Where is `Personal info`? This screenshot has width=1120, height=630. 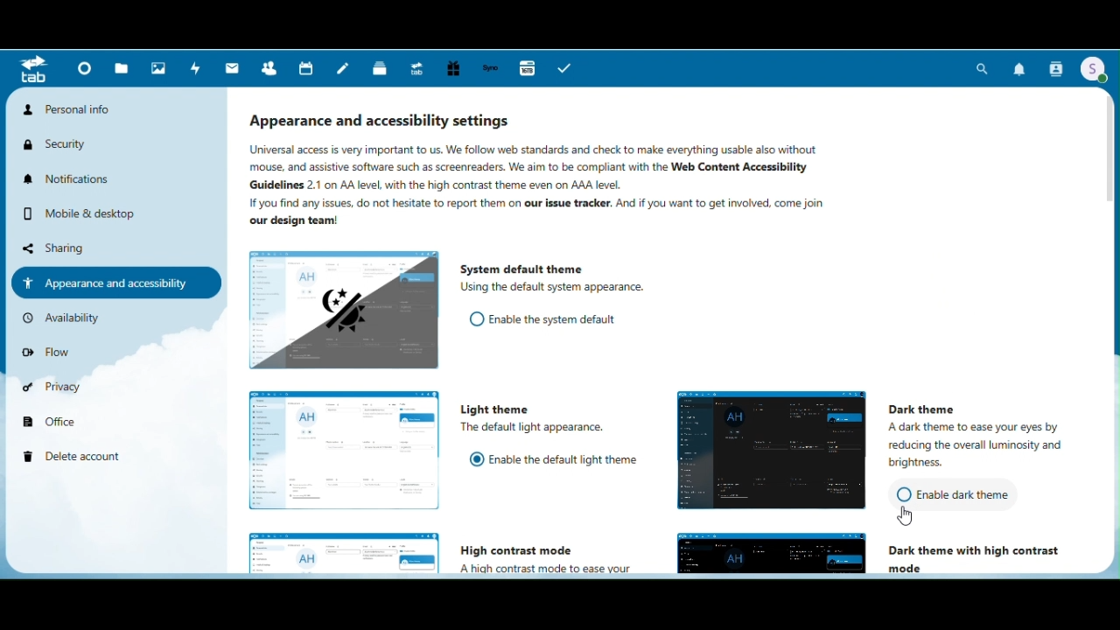
Personal info is located at coordinates (68, 110).